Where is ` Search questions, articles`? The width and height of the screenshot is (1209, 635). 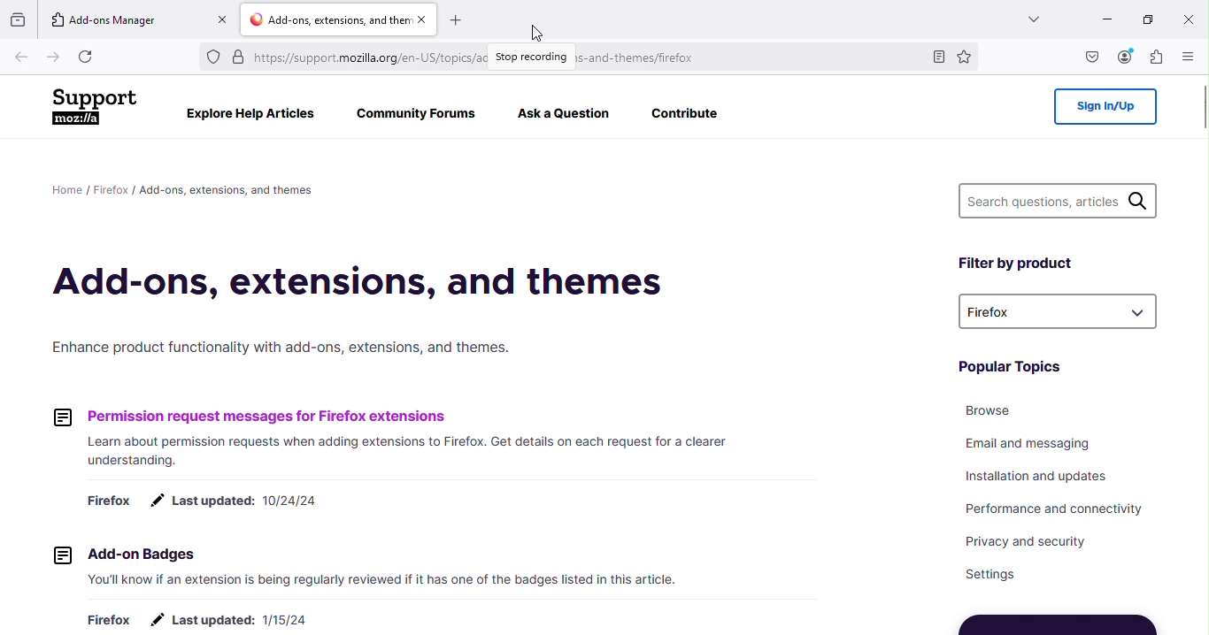
 Search questions, articles is located at coordinates (1057, 200).